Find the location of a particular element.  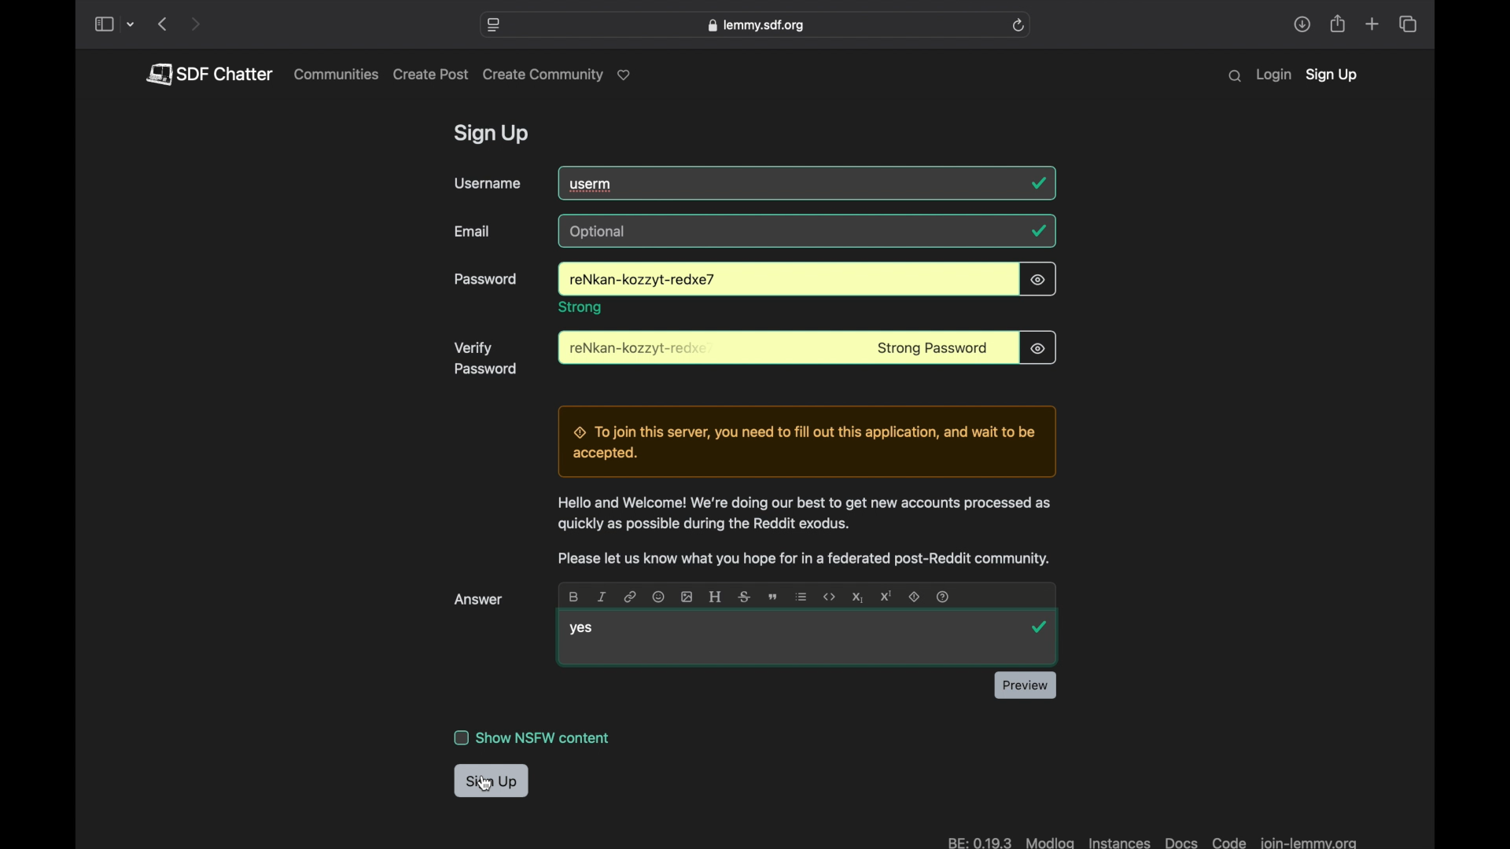

image is located at coordinates (687, 597).